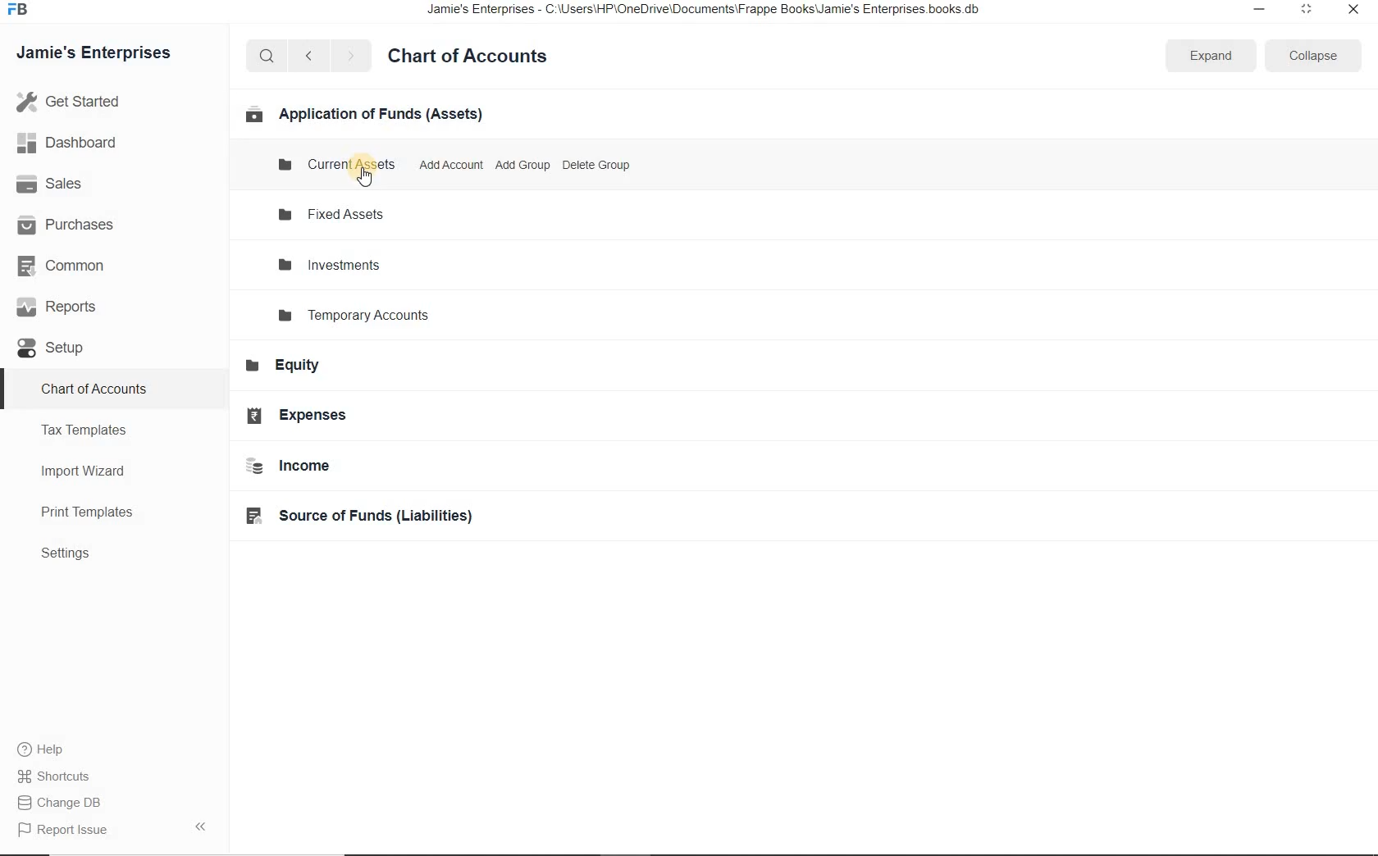 Image resolution: width=1378 pixels, height=856 pixels. What do you see at coordinates (474, 57) in the screenshot?
I see `Chart of Accounts` at bounding box center [474, 57].